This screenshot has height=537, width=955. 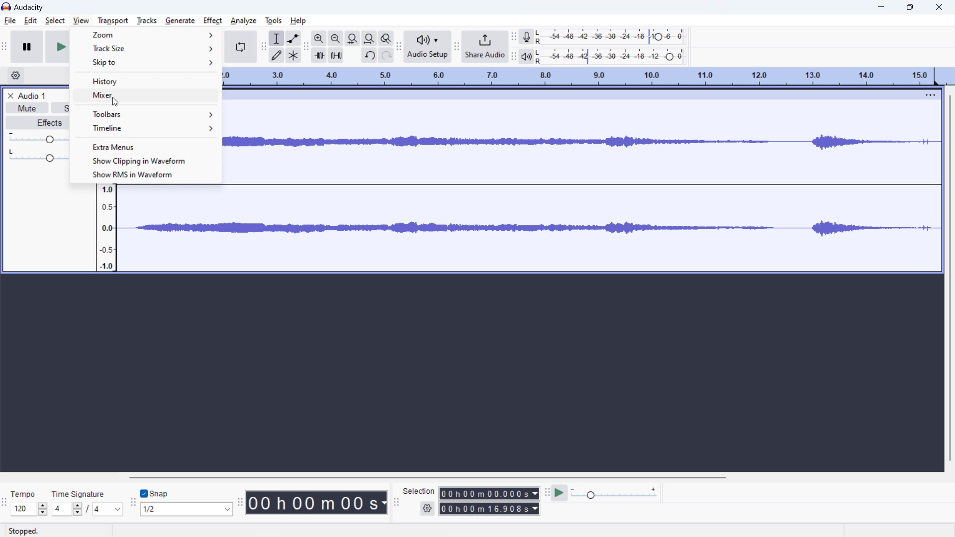 What do you see at coordinates (145, 160) in the screenshot?
I see `show clipping in waveform` at bounding box center [145, 160].